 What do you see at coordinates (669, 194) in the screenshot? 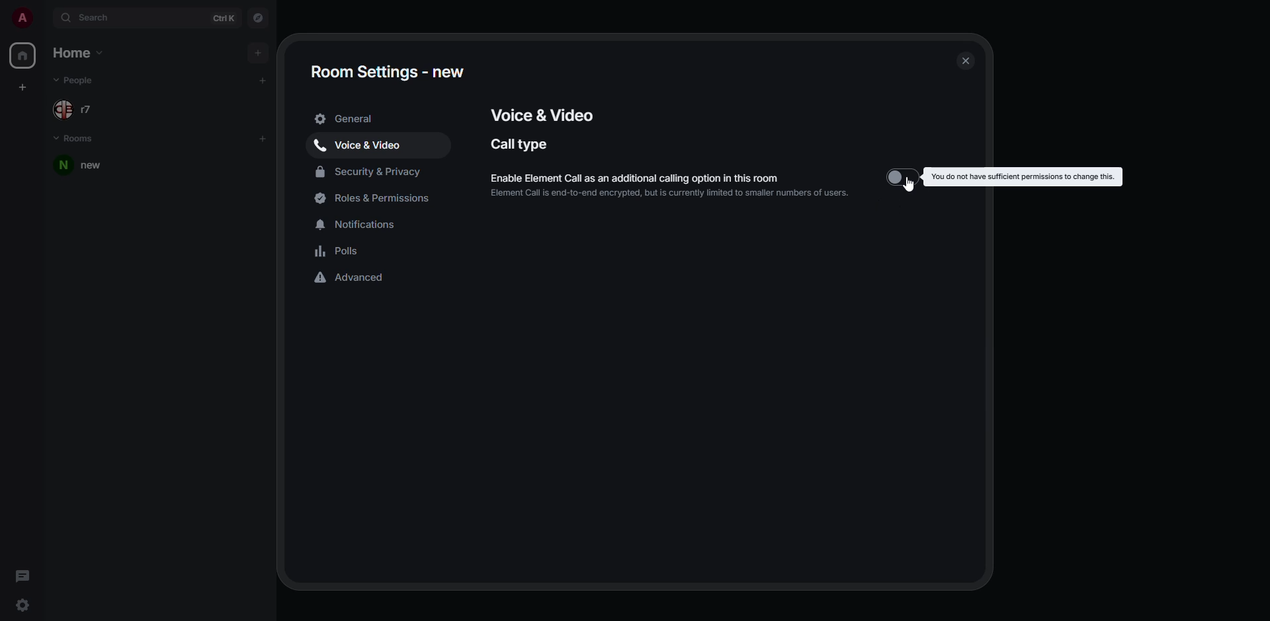
I see `Element Call is end-to-end encrypted, but is currently limited to smaller numbers of users.` at bounding box center [669, 194].